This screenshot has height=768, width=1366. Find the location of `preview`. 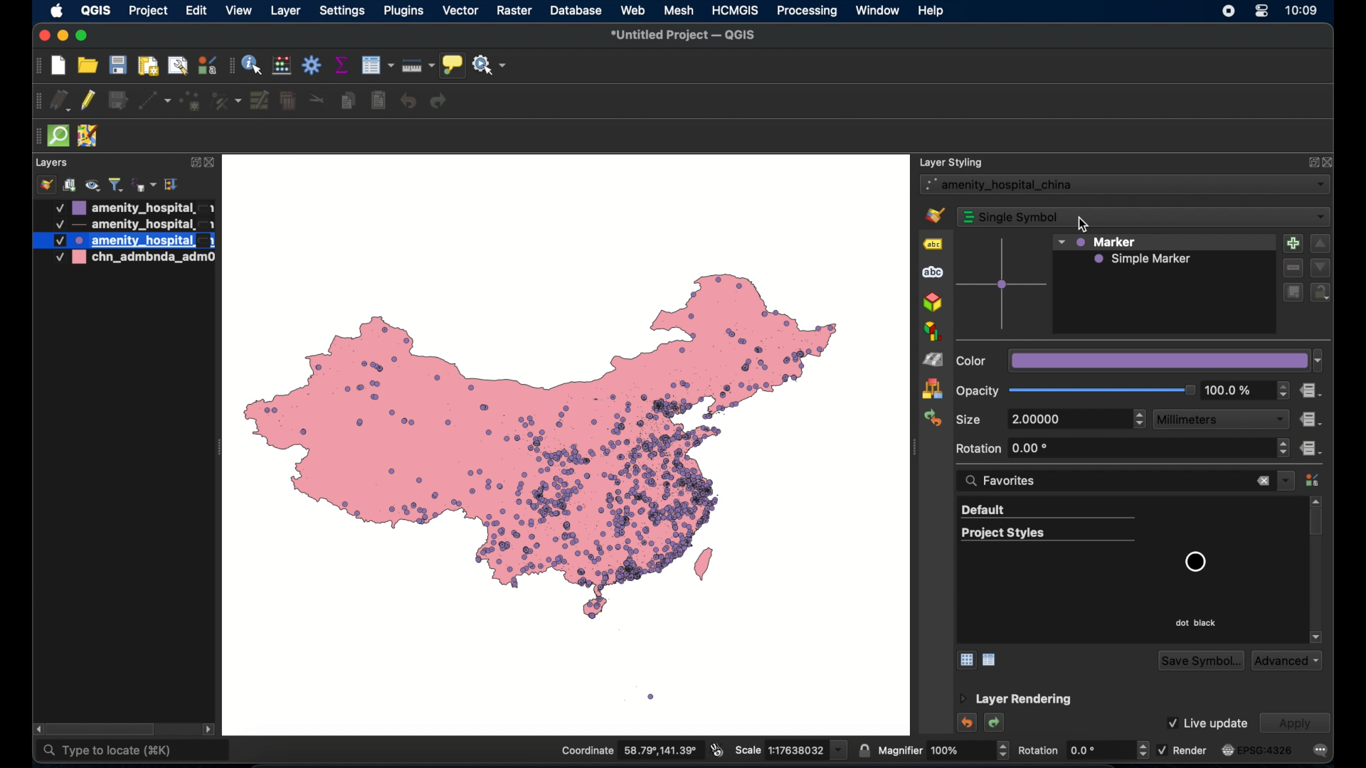

preview is located at coordinates (1002, 286).